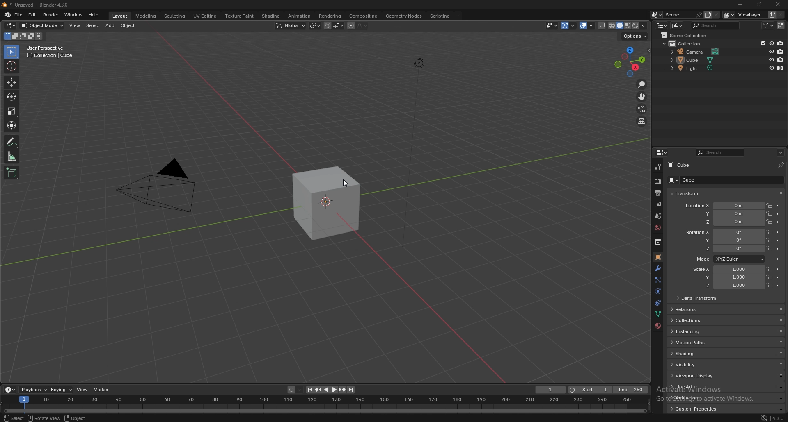 The image size is (788, 422). I want to click on scroll bar, so click(786, 291).